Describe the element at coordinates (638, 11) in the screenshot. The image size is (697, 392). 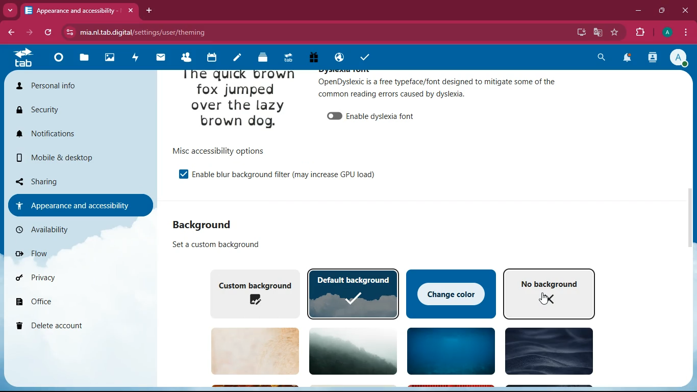
I see `minimize` at that location.